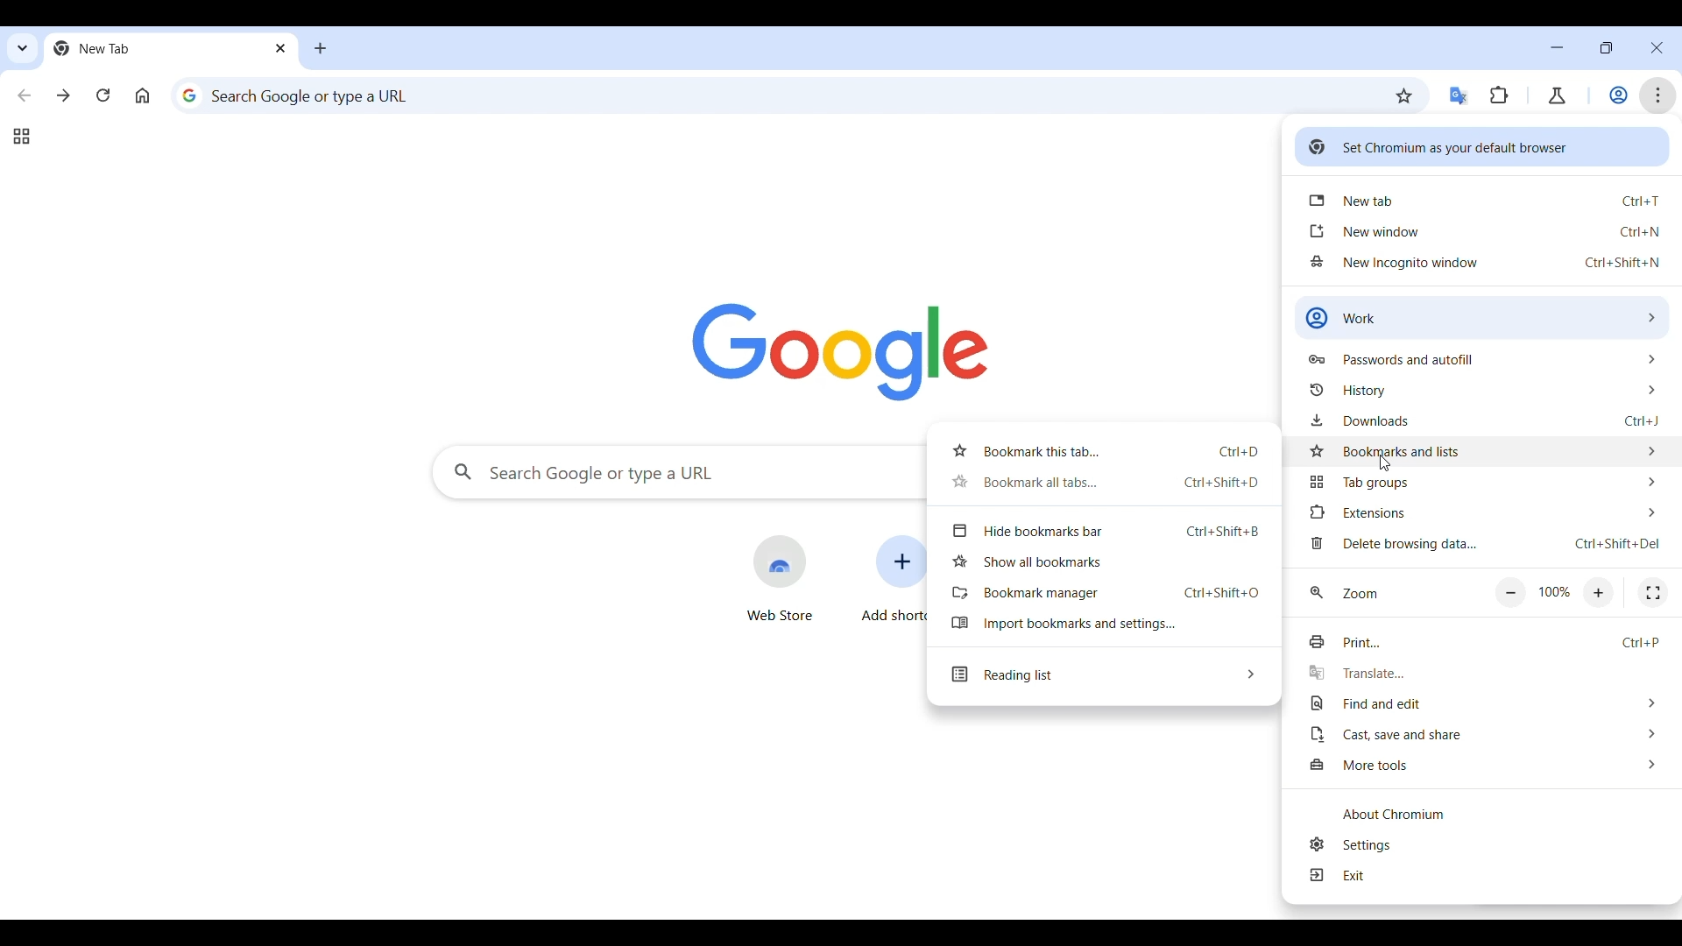  I want to click on Bookmark all tabs..., so click(1101, 482).